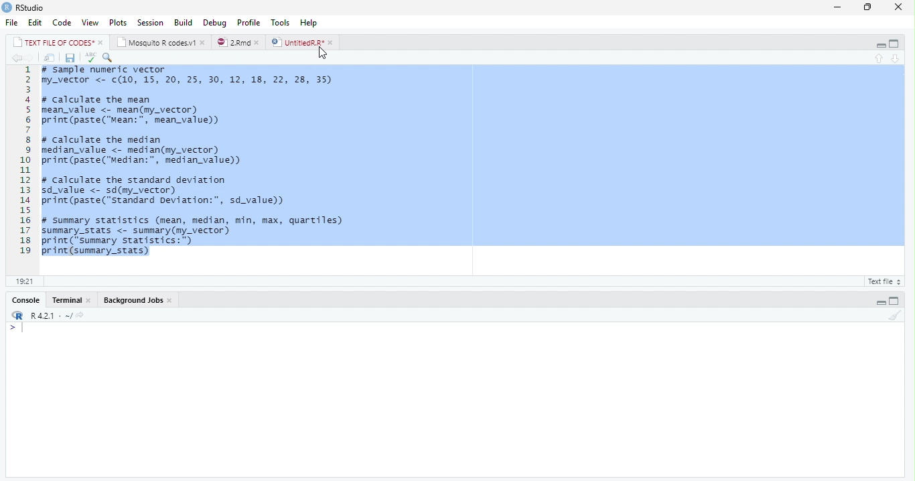 The image size is (915, 481). What do you see at coordinates (902, 7) in the screenshot?
I see `close` at bounding box center [902, 7].